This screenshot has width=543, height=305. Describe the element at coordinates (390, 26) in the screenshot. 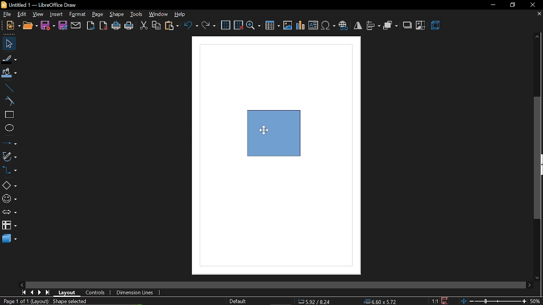

I see `arrange` at that location.